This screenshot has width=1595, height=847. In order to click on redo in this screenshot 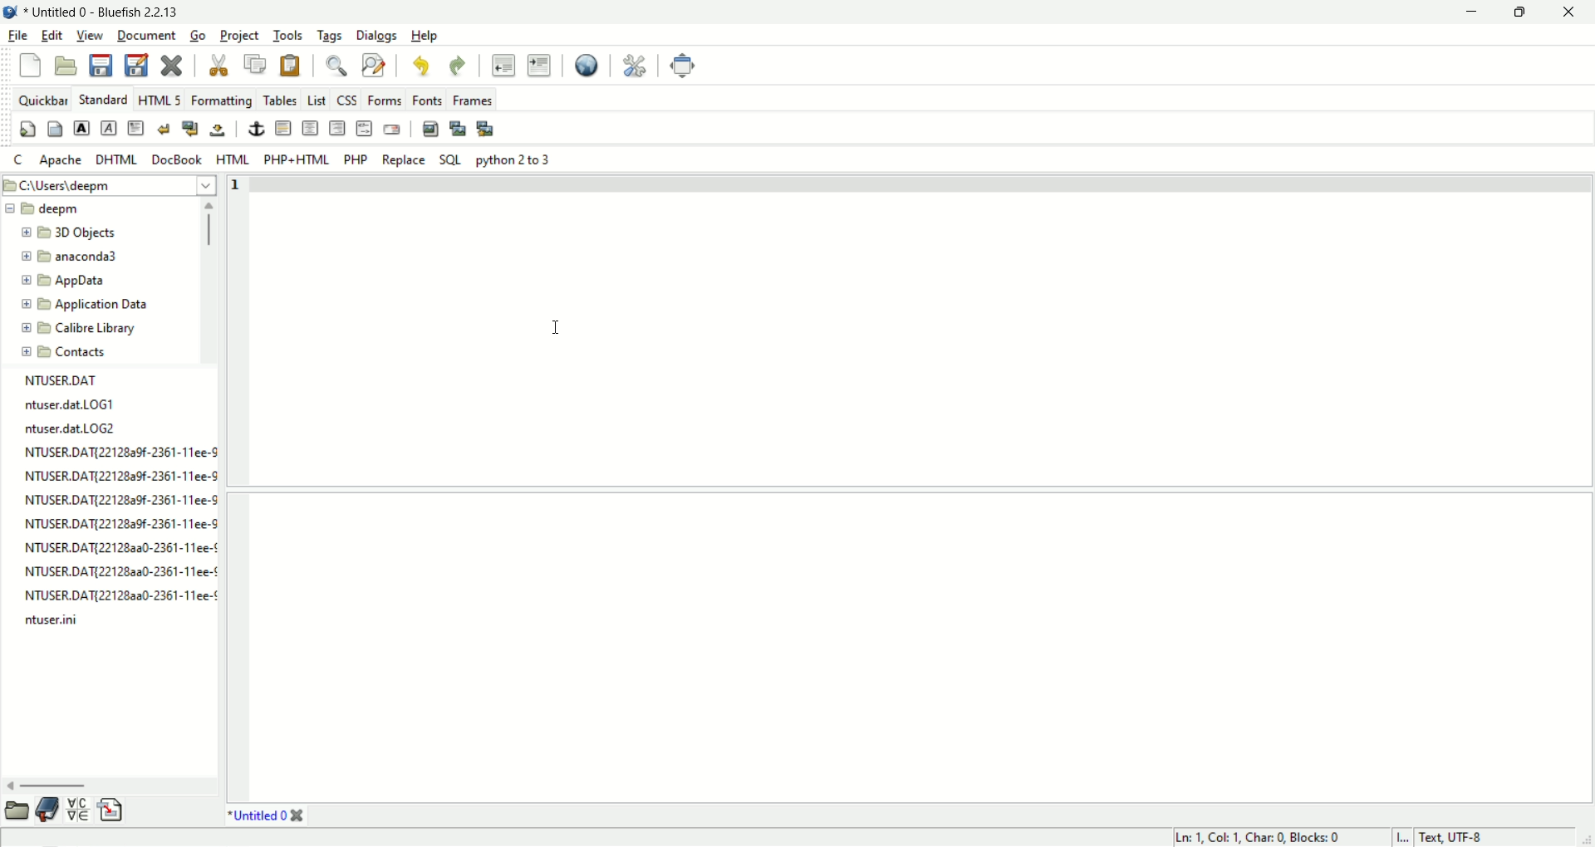, I will do `click(455, 66)`.